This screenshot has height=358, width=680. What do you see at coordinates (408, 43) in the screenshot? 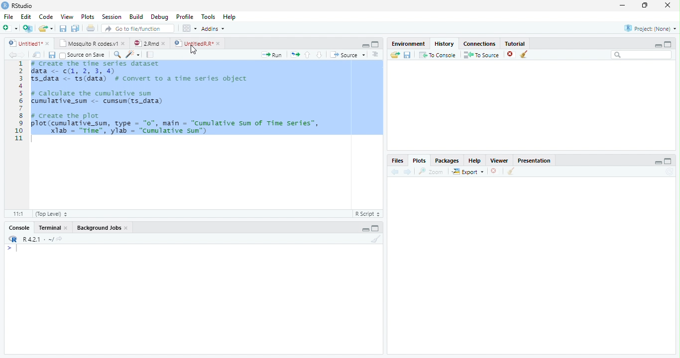
I see `Environment` at bounding box center [408, 43].